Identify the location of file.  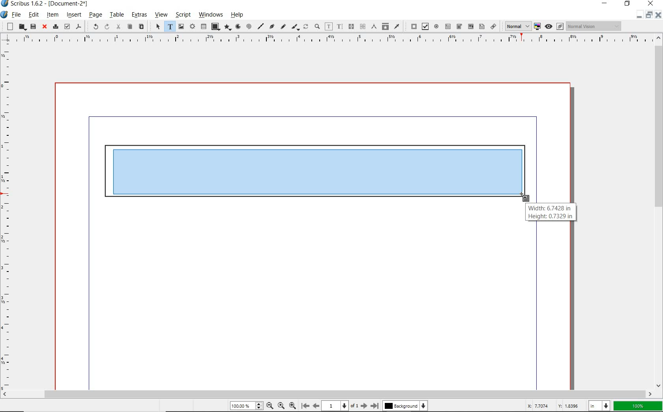
(17, 15).